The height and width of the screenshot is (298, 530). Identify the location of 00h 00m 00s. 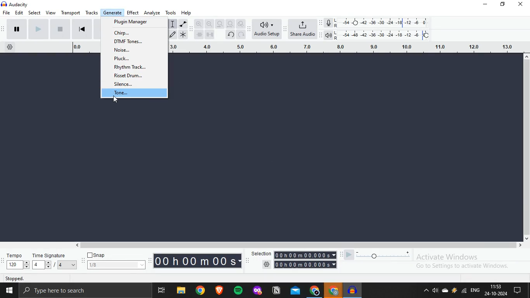
(197, 260).